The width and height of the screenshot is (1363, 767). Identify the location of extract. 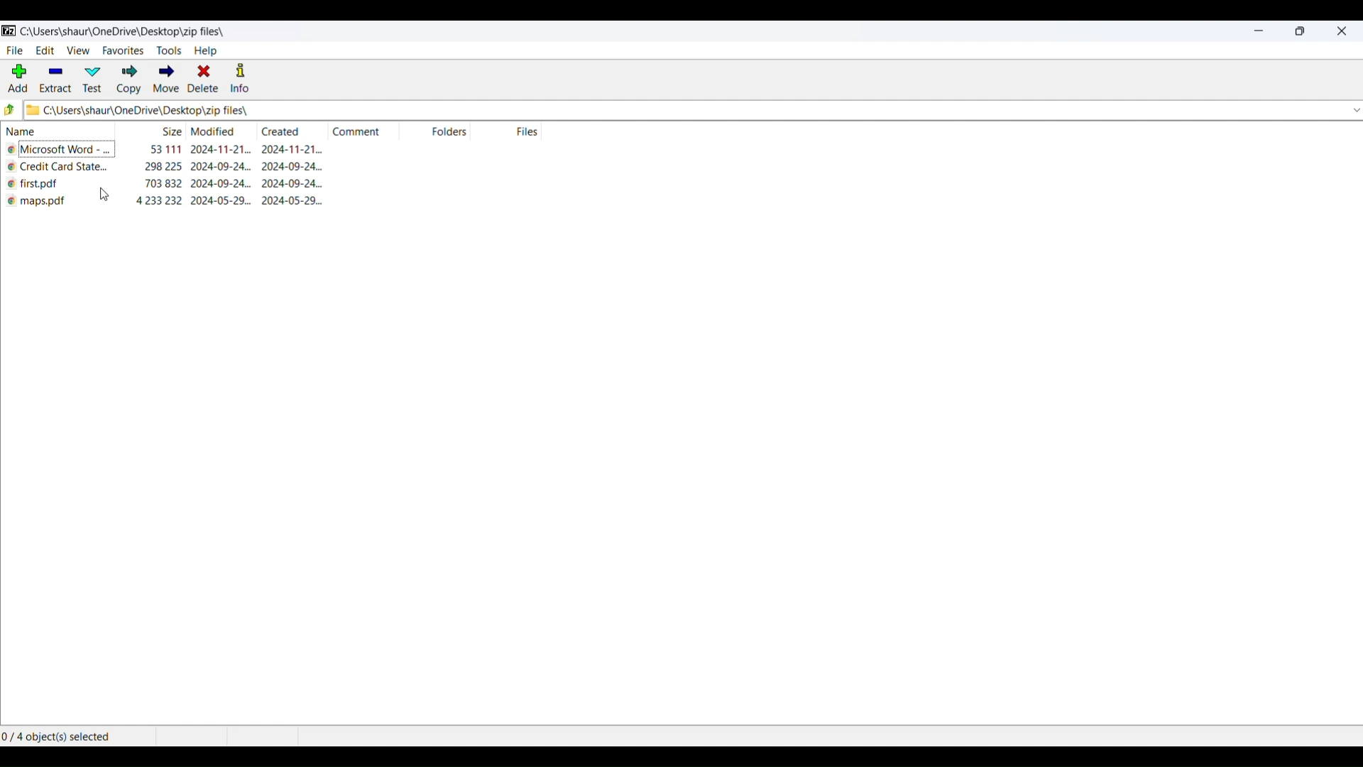
(54, 81).